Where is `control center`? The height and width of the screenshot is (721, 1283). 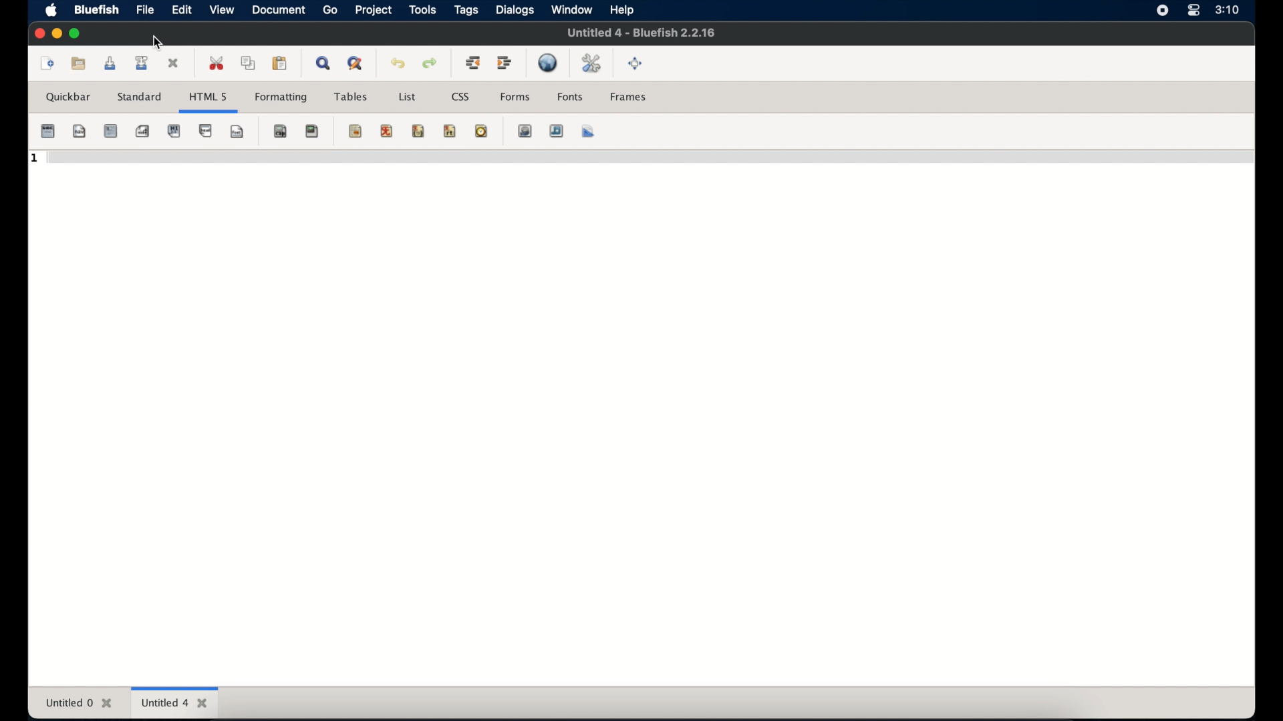 control center is located at coordinates (1192, 11).